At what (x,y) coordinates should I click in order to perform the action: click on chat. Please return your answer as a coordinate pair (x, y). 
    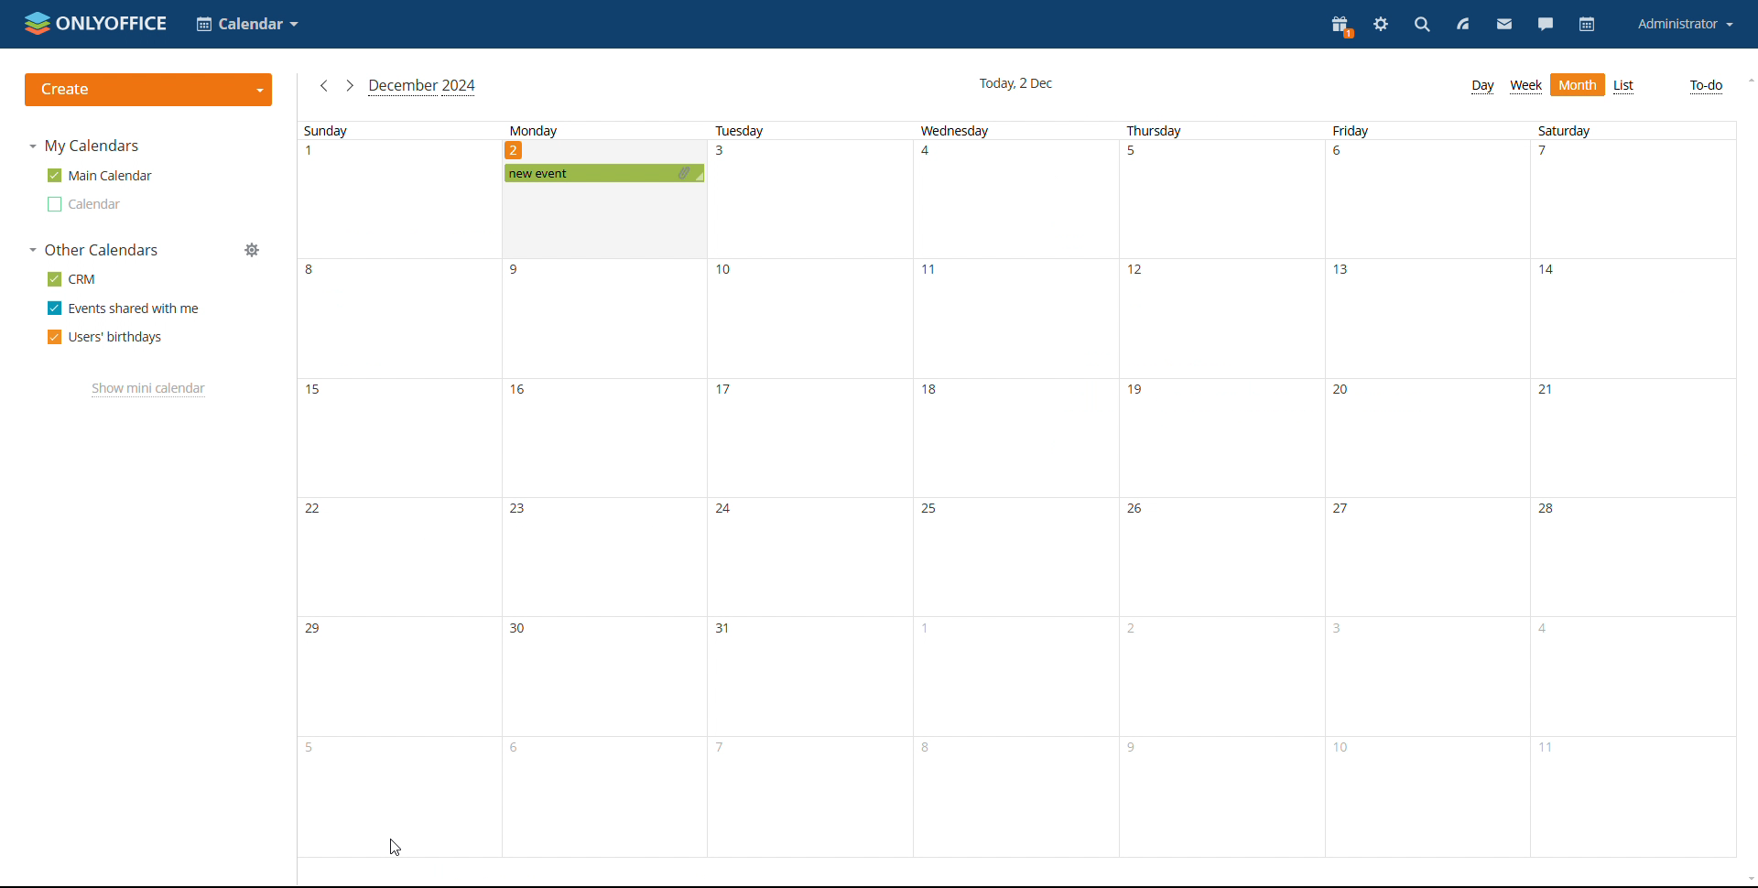
    Looking at the image, I should click on (1546, 26).